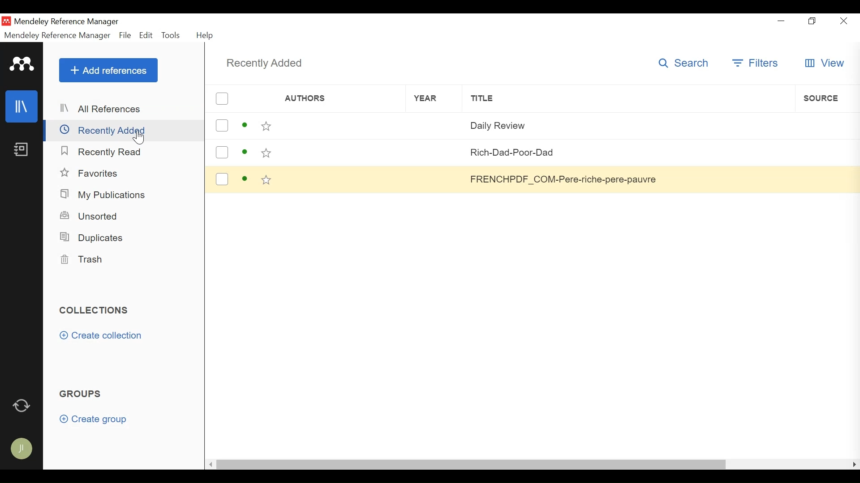 The image size is (860, 483). What do you see at coordinates (330, 181) in the screenshot?
I see `Author` at bounding box center [330, 181].